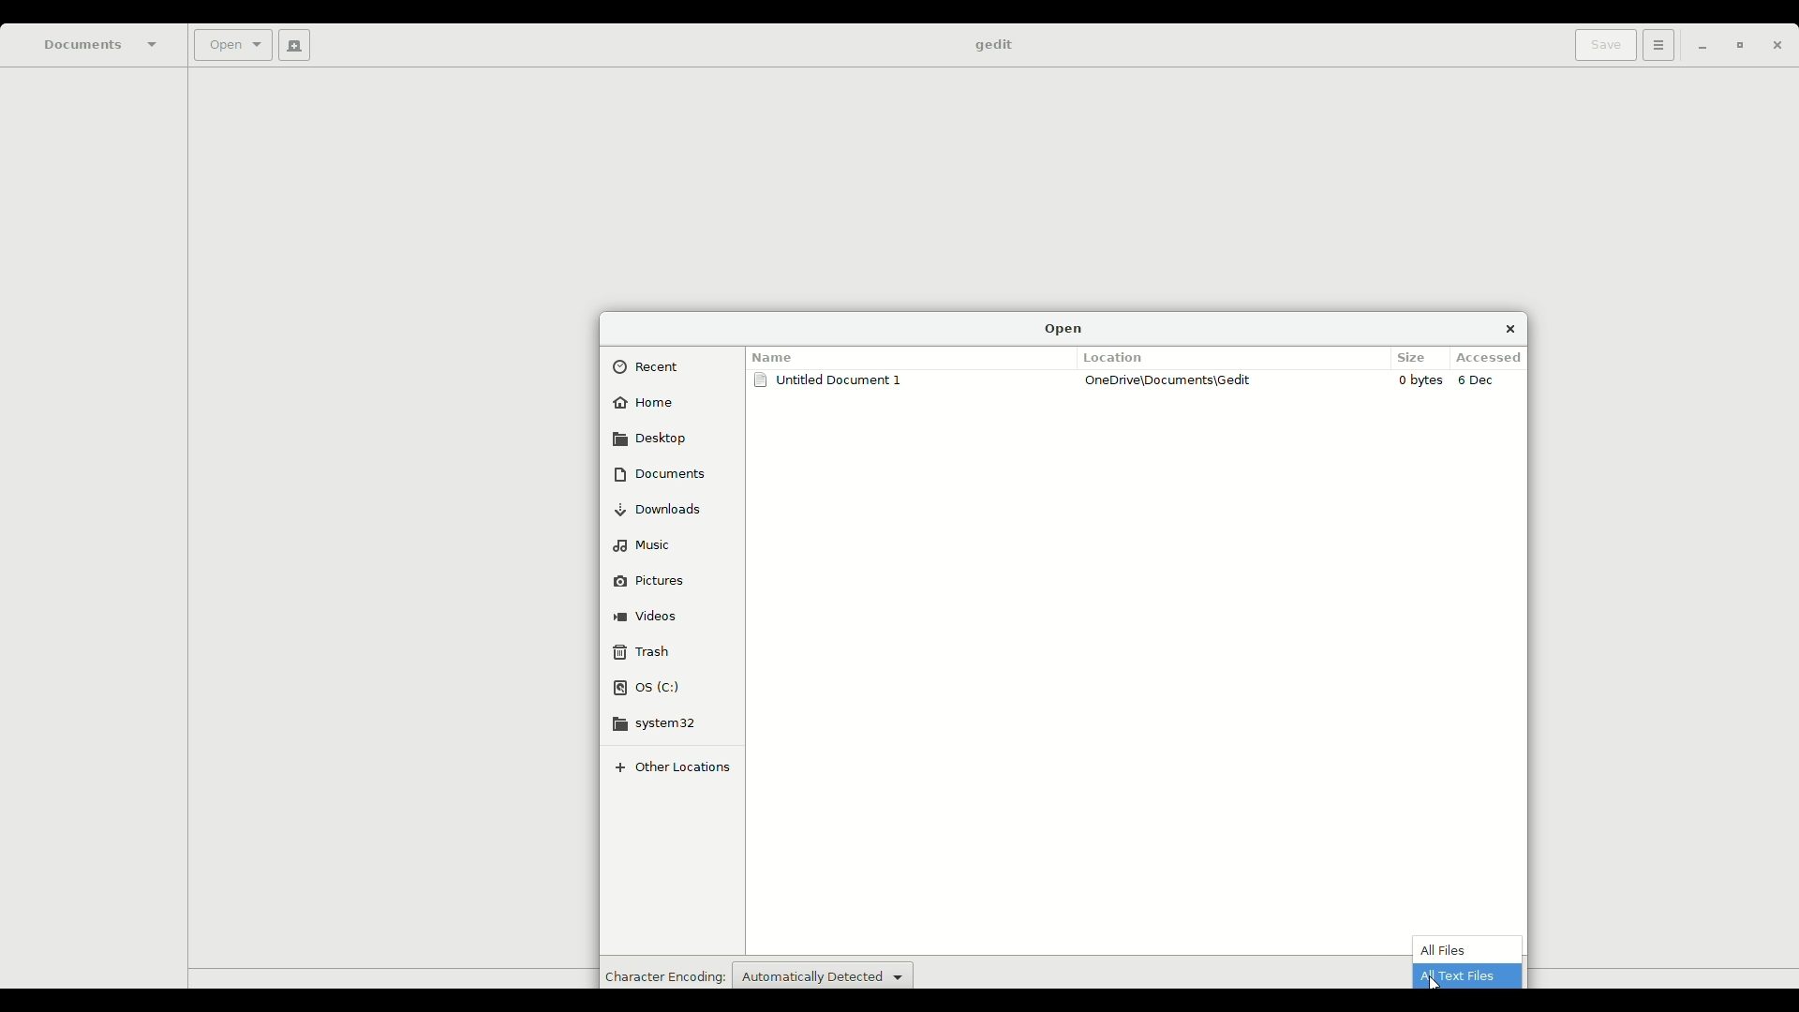  What do you see at coordinates (1482, 381) in the screenshot?
I see `6 Dec` at bounding box center [1482, 381].